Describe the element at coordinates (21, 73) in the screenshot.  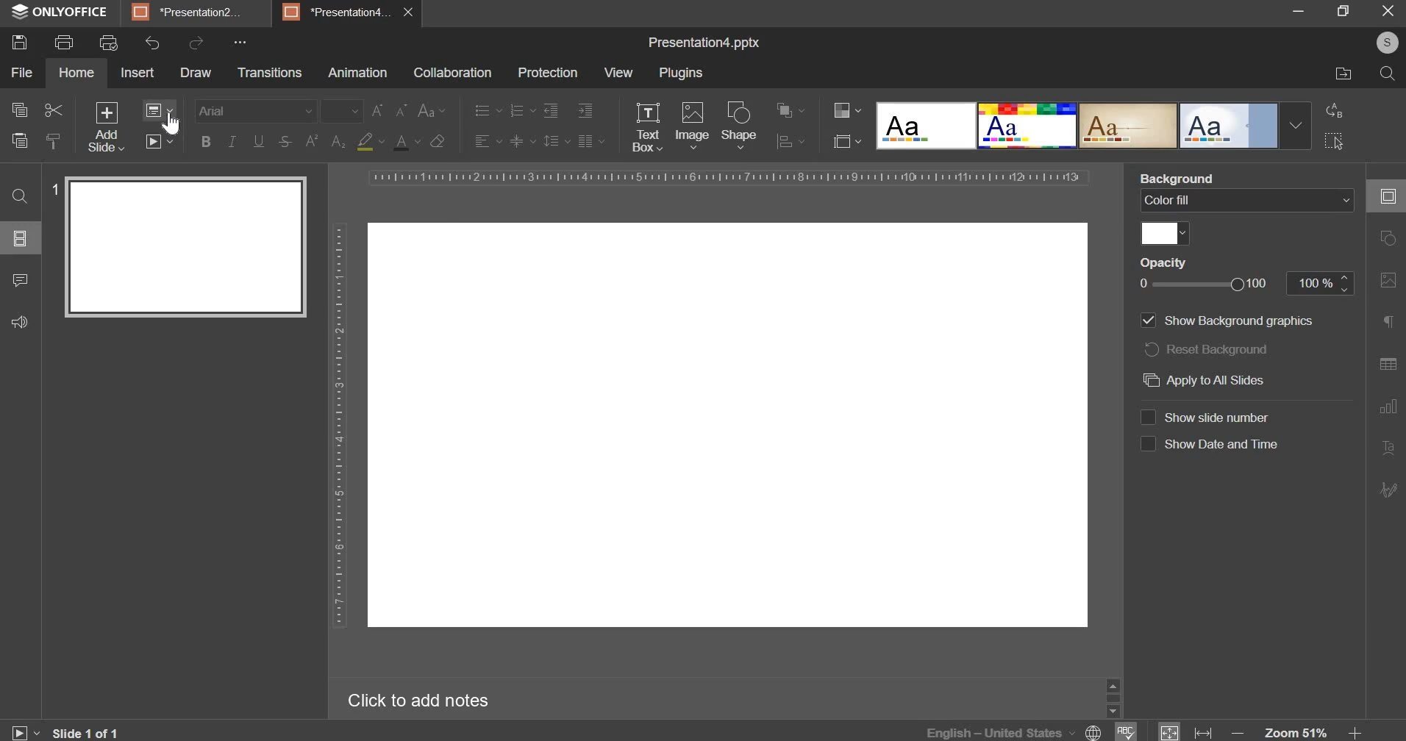
I see `file` at that location.